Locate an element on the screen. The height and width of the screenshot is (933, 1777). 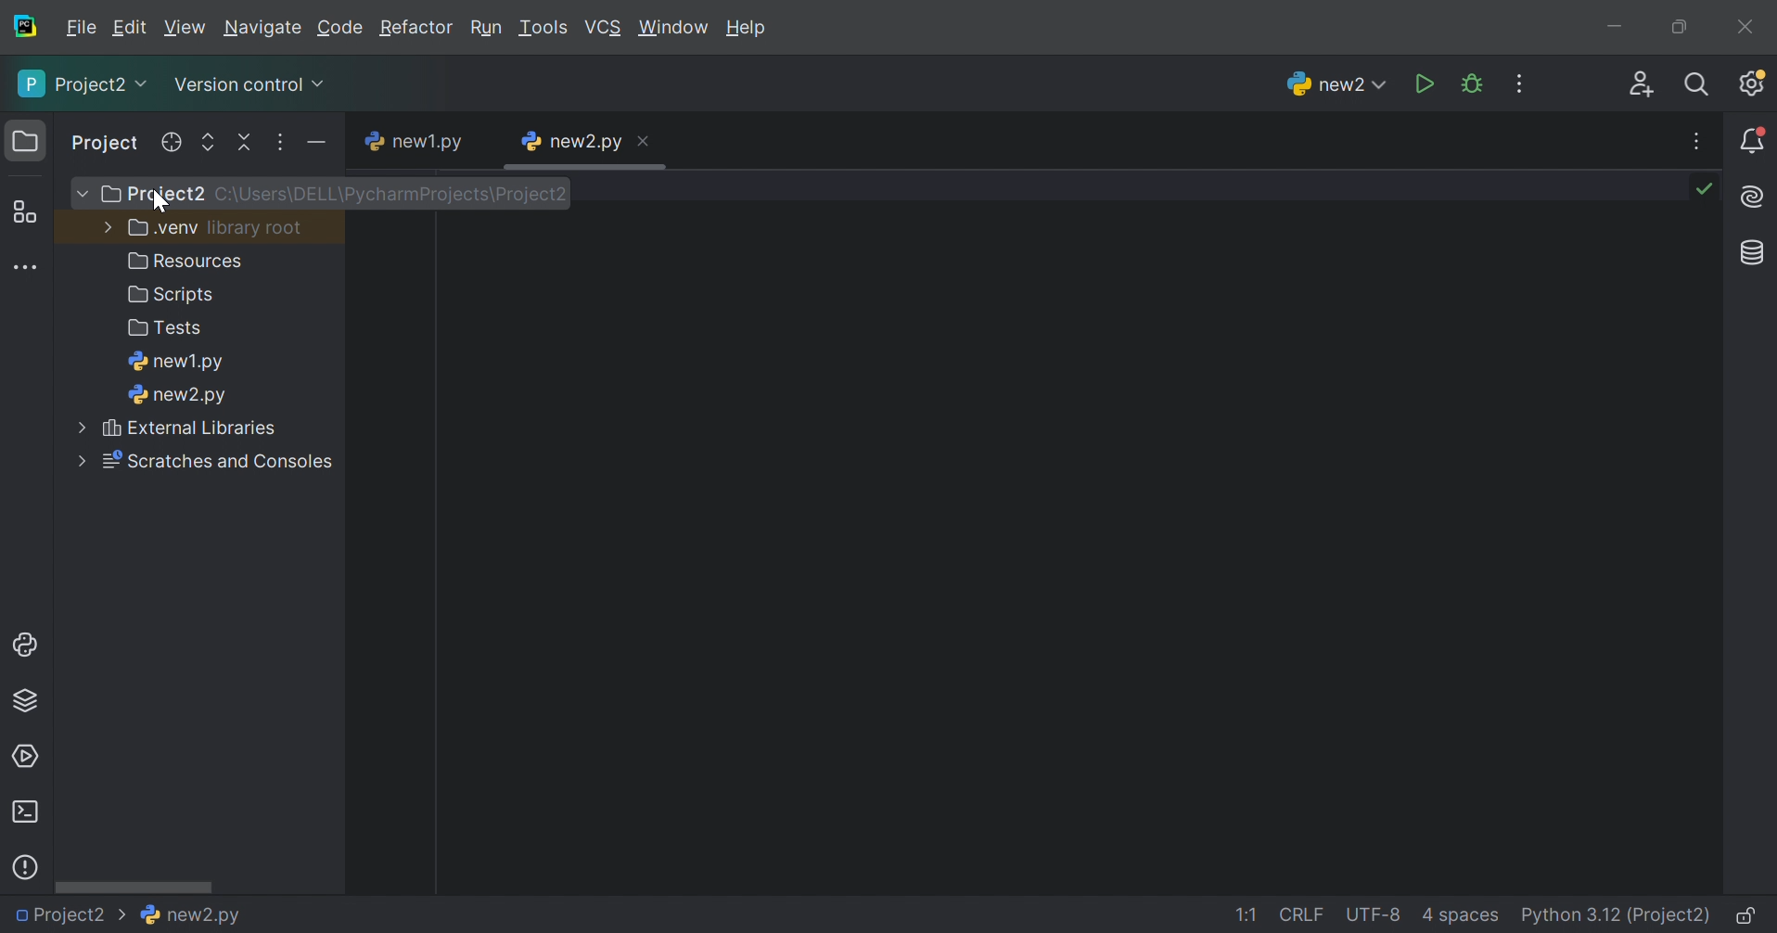
Python Packages is located at coordinates (32, 704).